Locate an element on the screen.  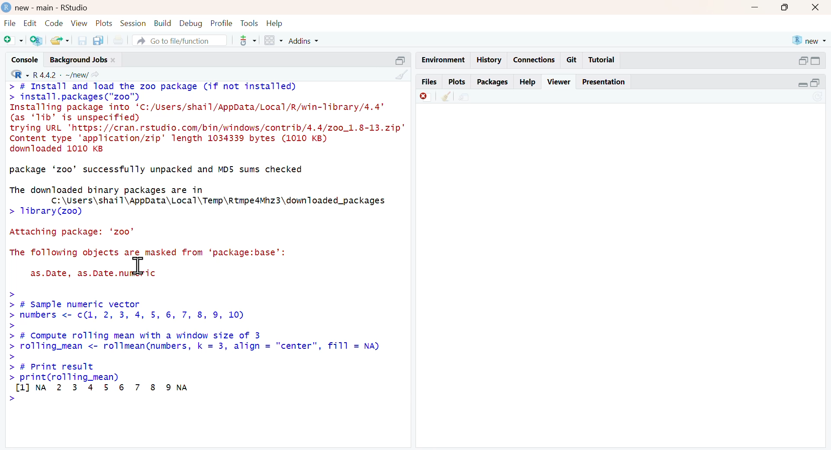
Tutorial  is located at coordinates (602, 60).